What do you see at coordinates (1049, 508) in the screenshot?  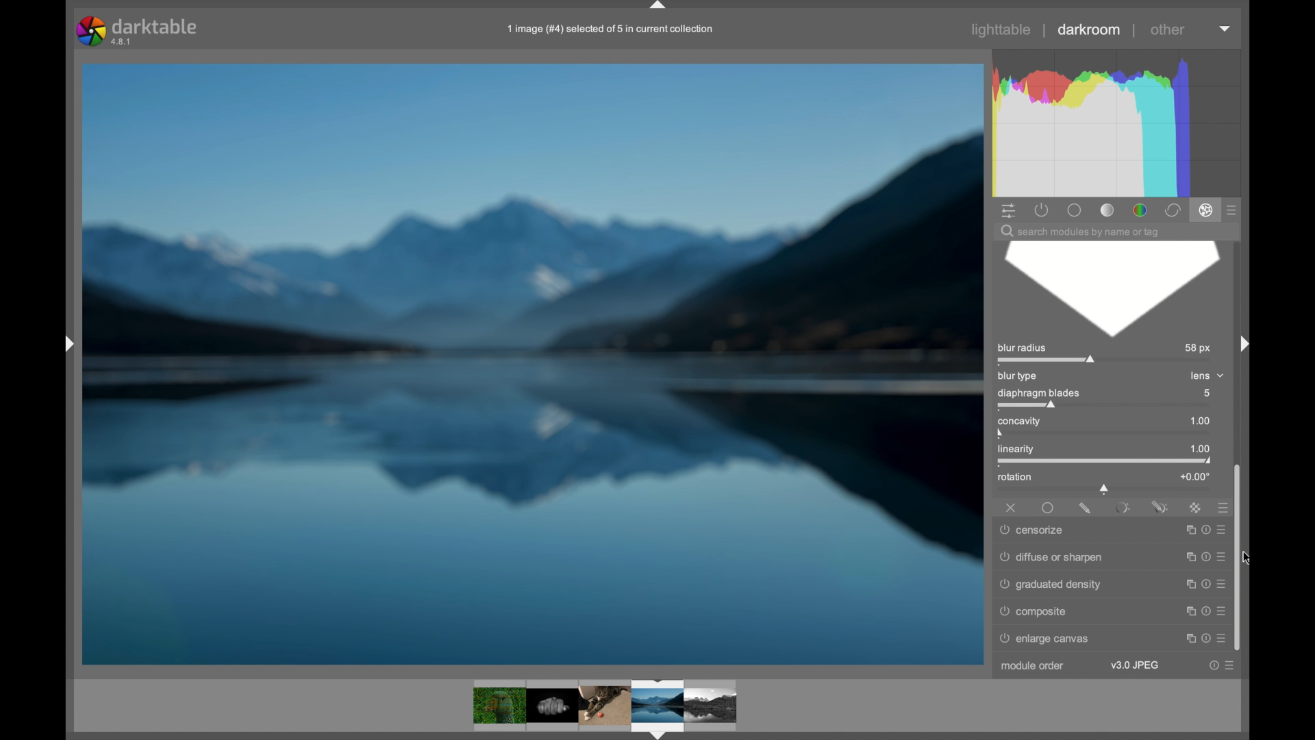 I see `uniformly` at bounding box center [1049, 508].